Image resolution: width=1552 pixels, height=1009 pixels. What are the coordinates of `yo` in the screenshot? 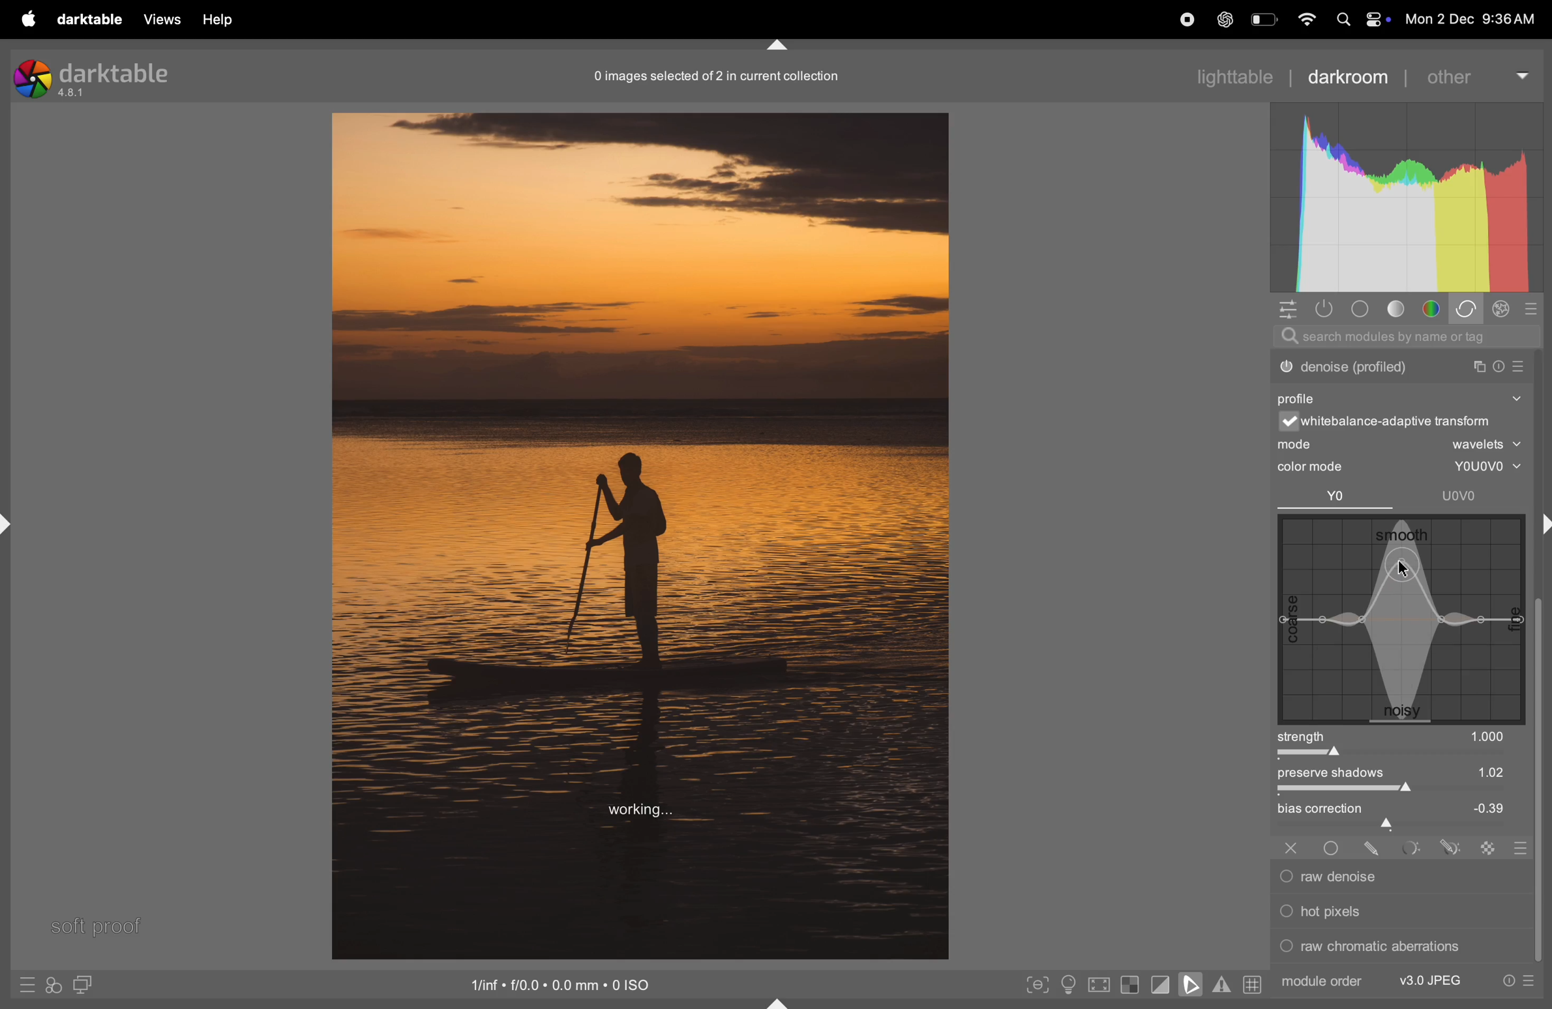 It's located at (1337, 497).